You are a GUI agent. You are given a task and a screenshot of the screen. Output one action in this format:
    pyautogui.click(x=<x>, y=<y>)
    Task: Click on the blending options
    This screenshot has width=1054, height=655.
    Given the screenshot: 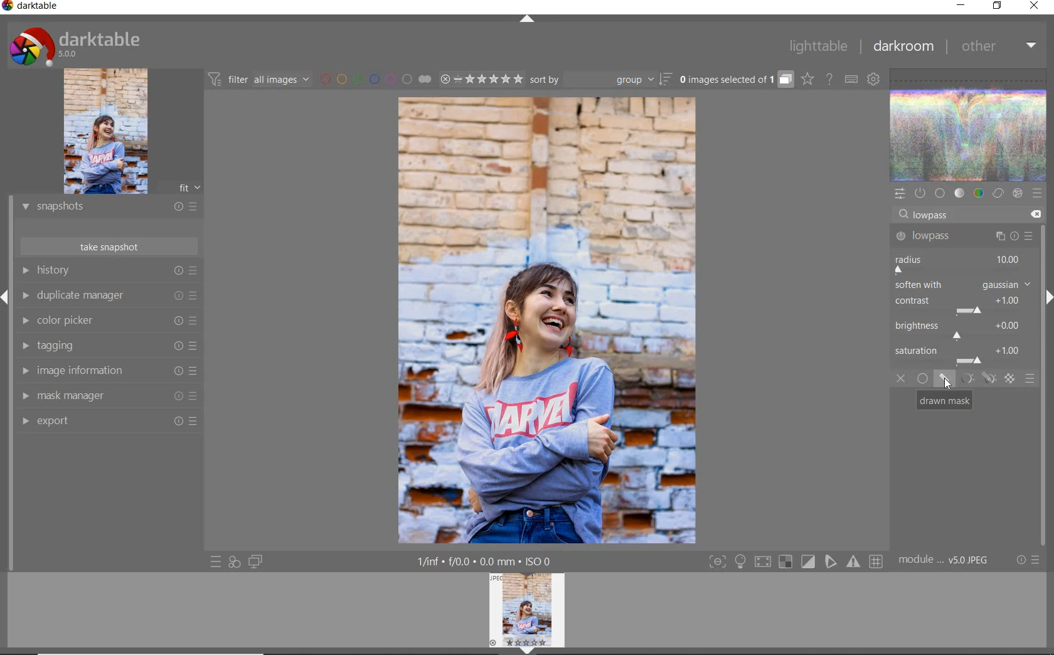 What is the action you would take?
    pyautogui.click(x=1030, y=378)
    